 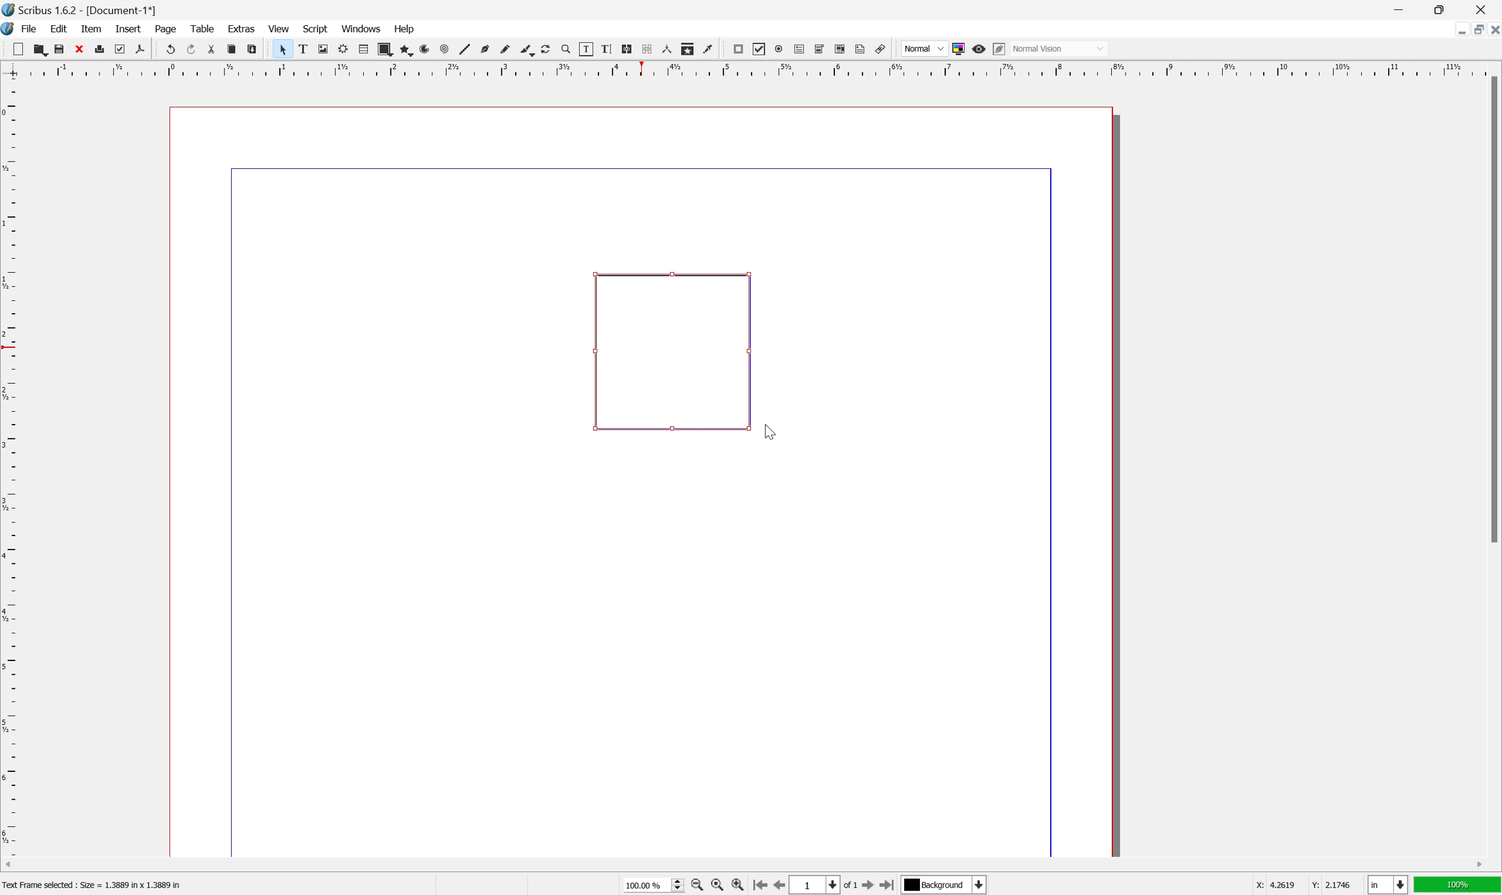 I want to click on toggle color management system, so click(x=959, y=49).